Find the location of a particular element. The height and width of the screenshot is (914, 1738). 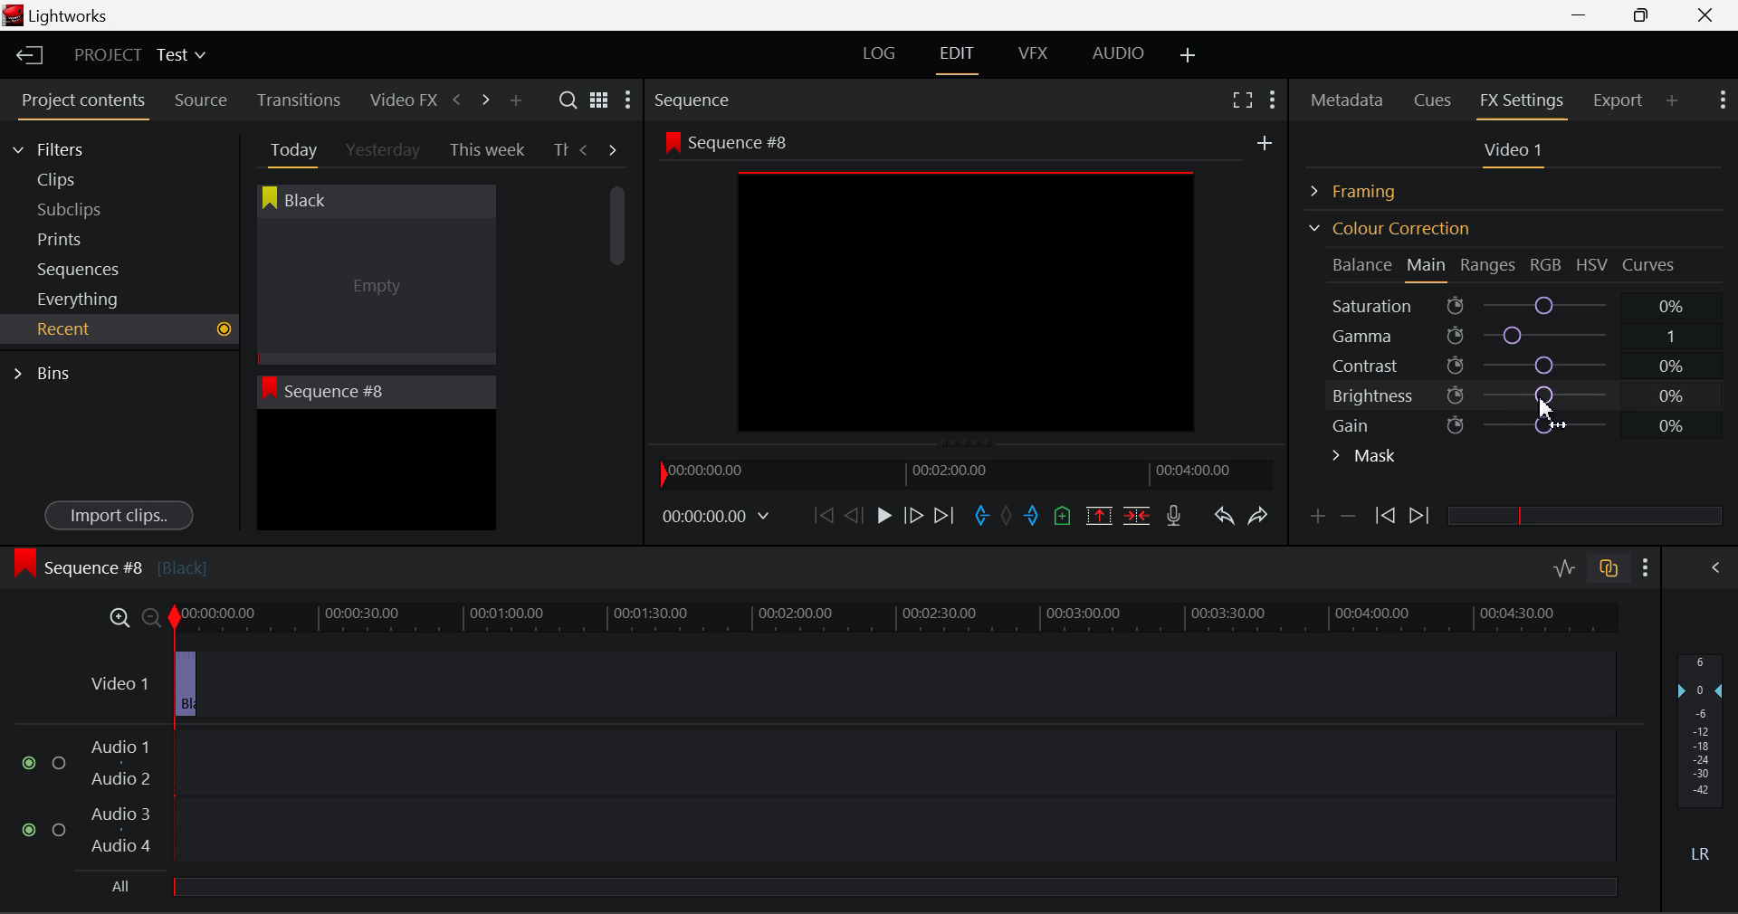

Show Settings is located at coordinates (1647, 567).